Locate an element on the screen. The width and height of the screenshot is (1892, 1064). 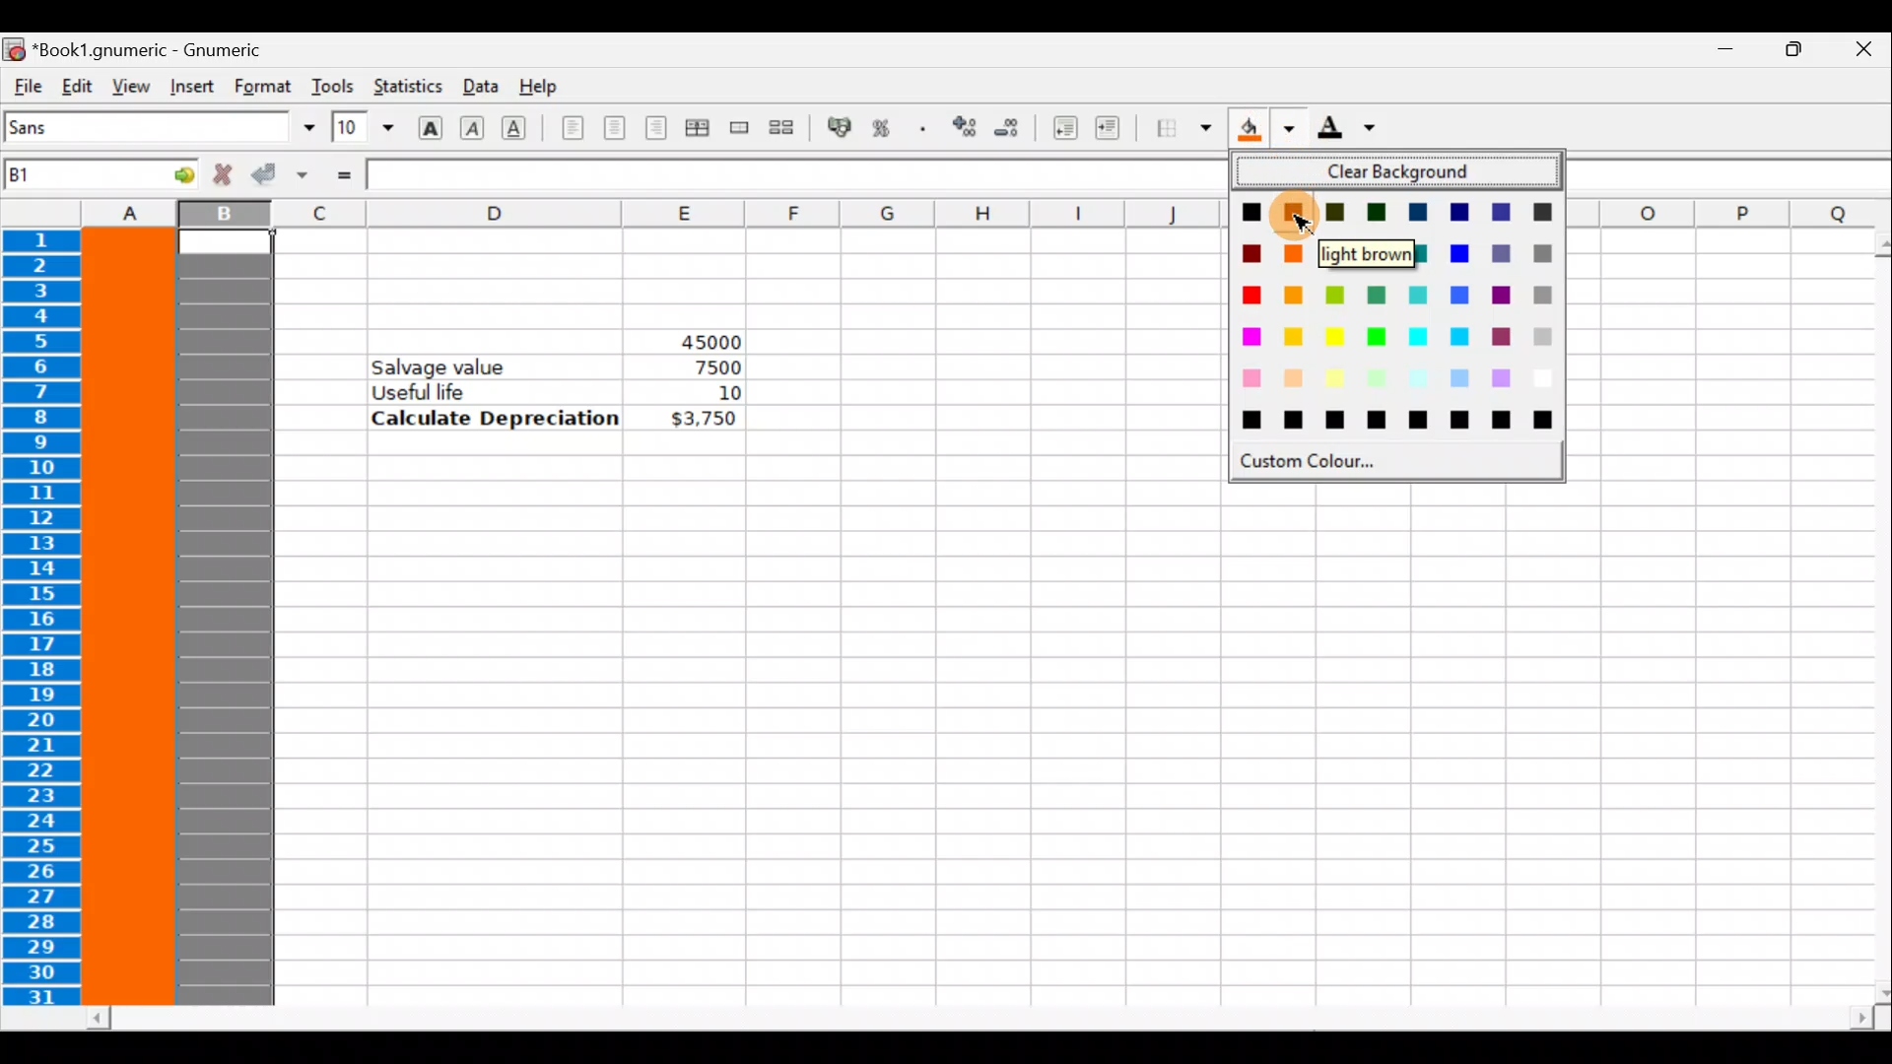
Custom color is located at coordinates (1328, 461).